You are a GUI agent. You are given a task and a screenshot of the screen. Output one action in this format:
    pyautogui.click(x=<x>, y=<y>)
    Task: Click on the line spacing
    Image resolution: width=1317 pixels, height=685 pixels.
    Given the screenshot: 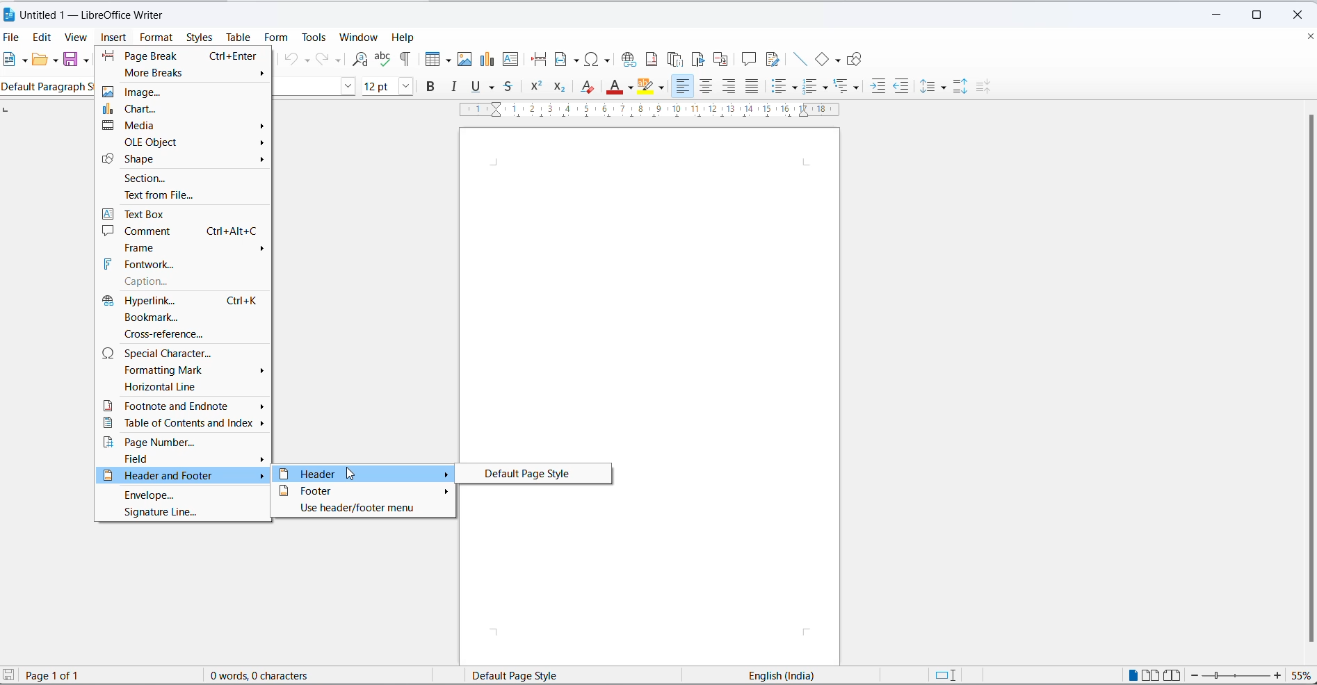 What is the action you would take?
    pyautogui.click(x=930, y=88)
    